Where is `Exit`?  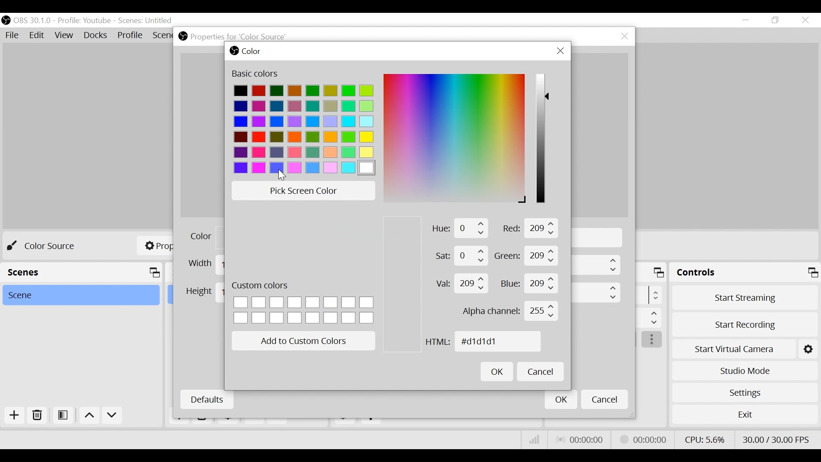
Exit is located at coordinates (745, 417).